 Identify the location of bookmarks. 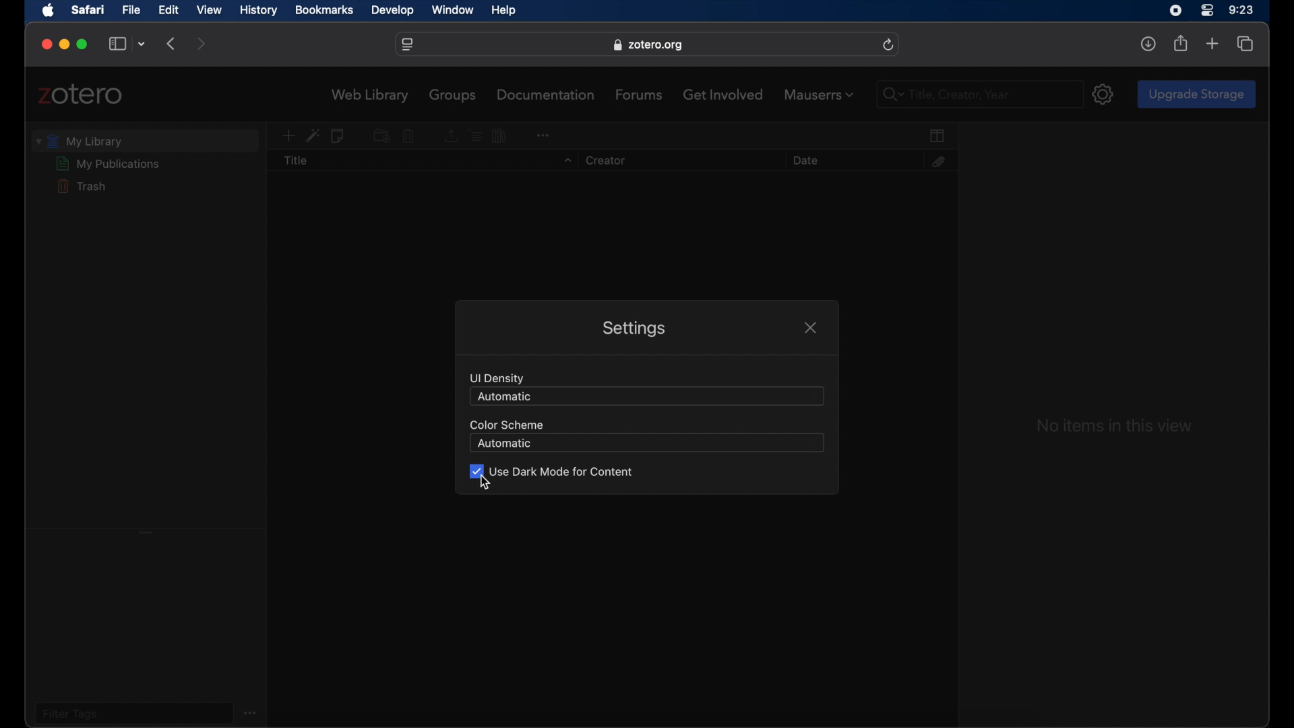
(324, 10).